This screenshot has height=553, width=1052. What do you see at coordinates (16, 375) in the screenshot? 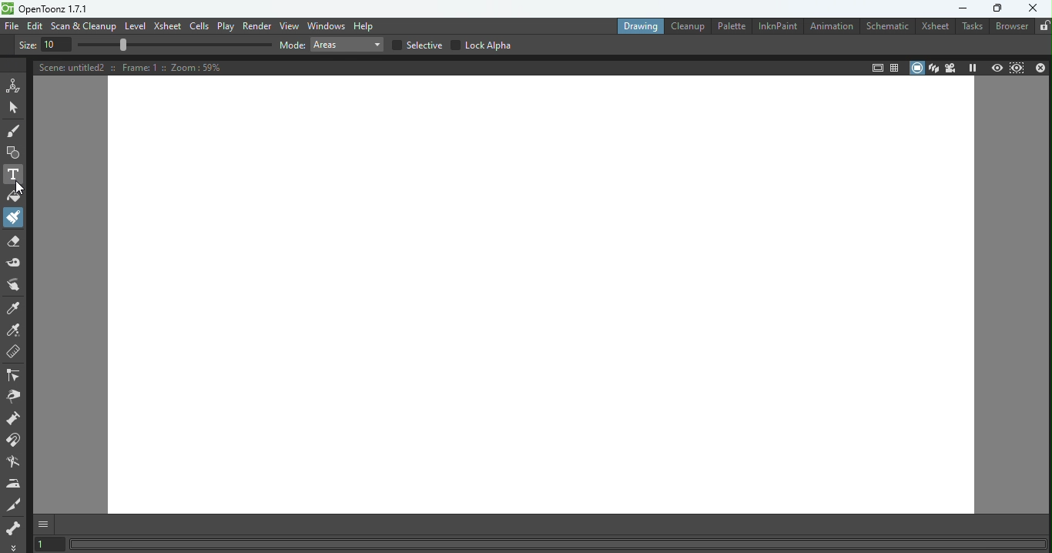
I see `Control point editor tool` at bounding box center [16, 375].